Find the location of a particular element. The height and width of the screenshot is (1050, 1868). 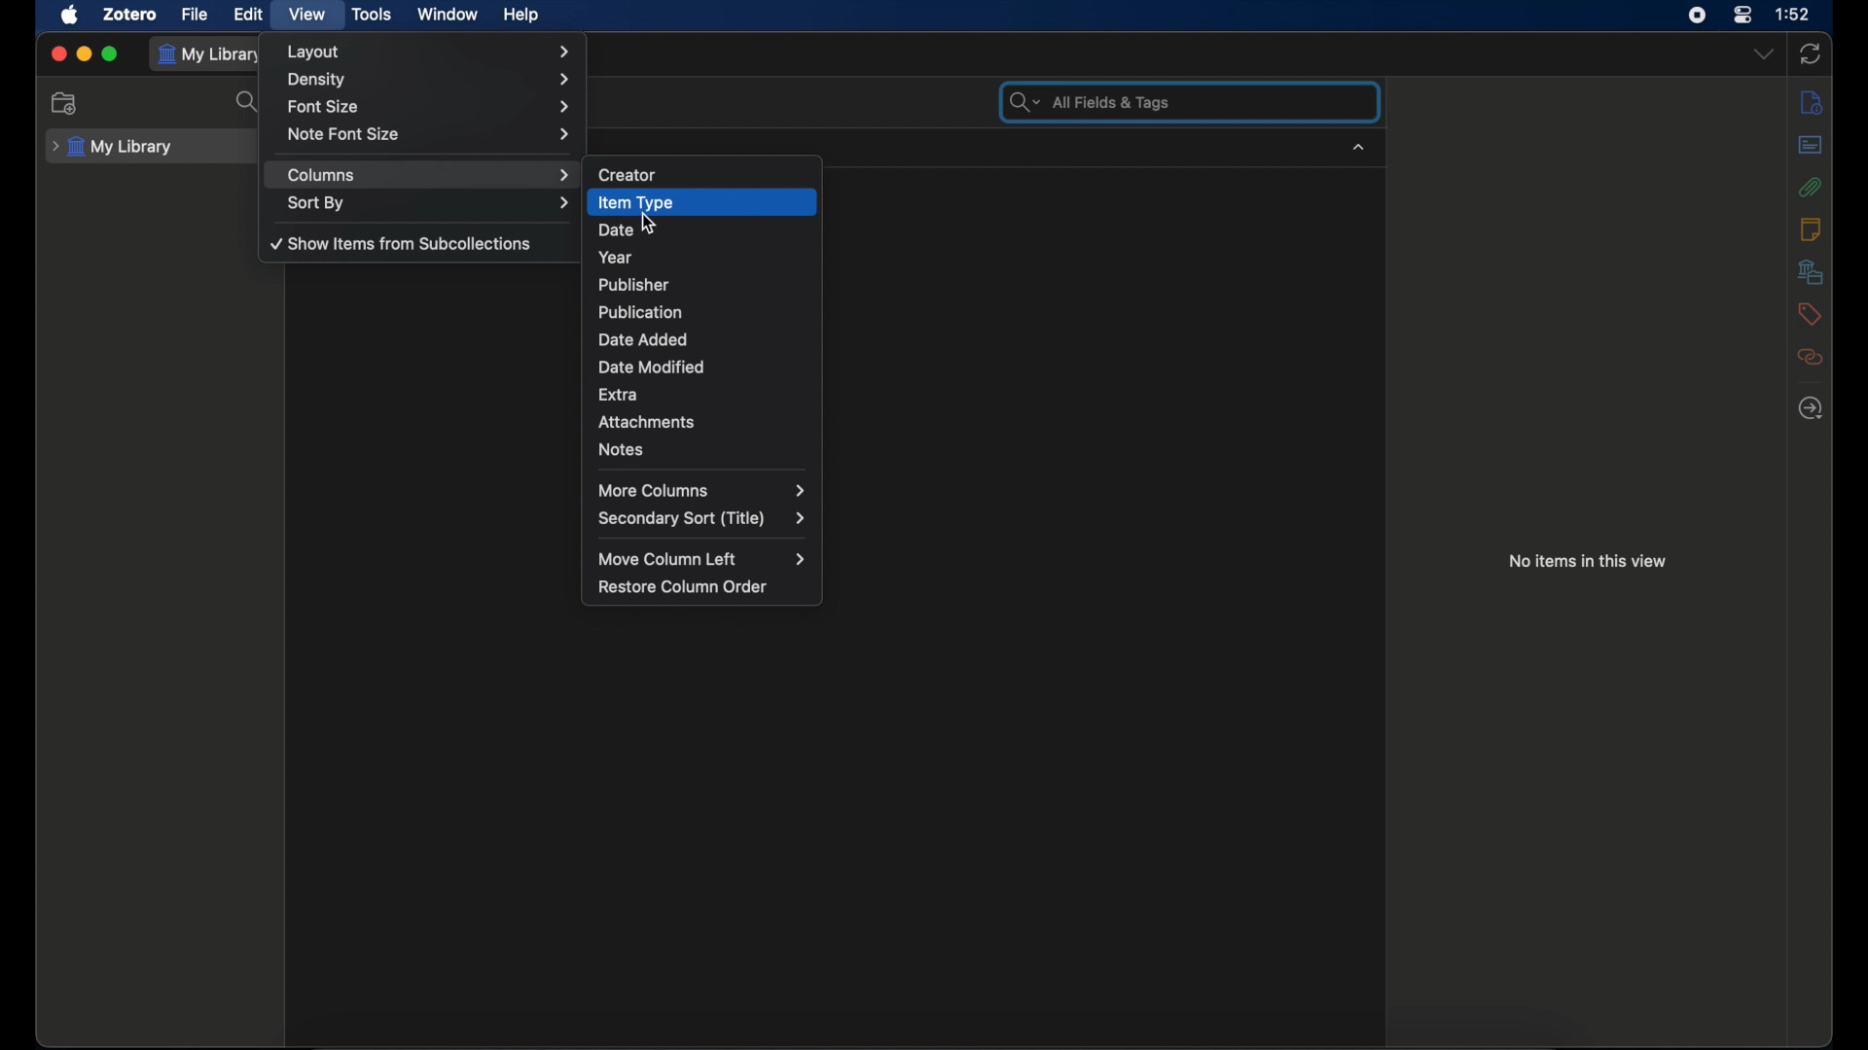

date is located at coordinates (618, 228).